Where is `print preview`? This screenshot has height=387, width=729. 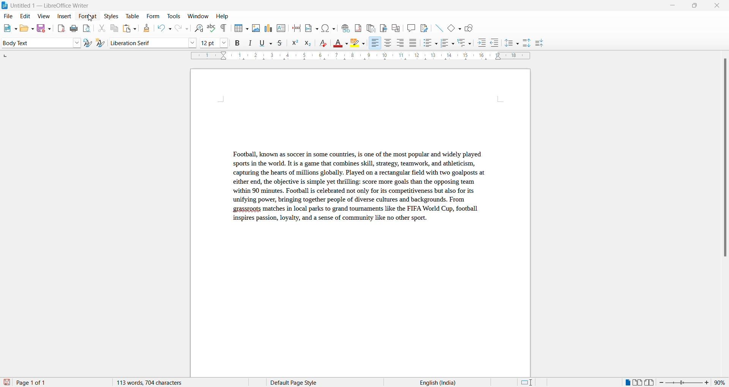 print preview is located at coordinates (87, 28).